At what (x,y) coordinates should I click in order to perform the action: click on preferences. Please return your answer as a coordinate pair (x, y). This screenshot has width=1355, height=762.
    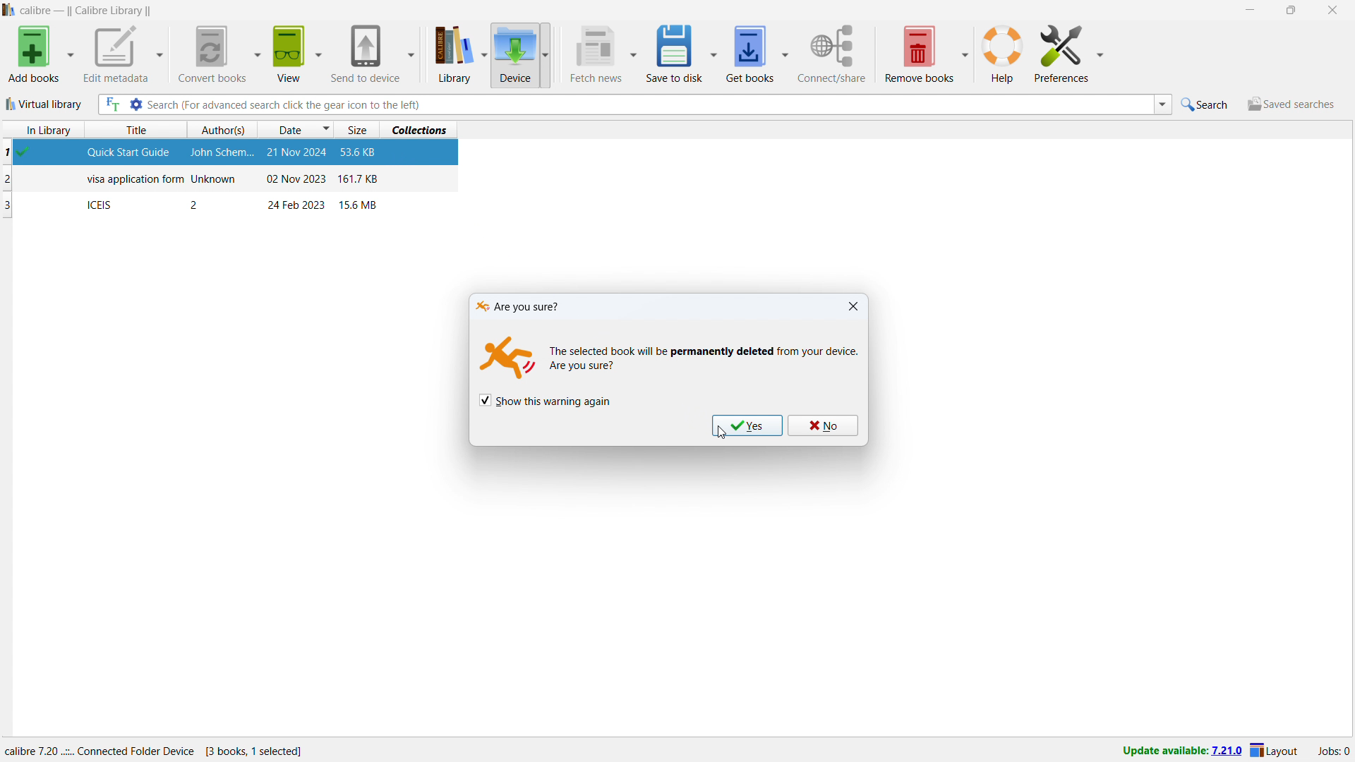
    Looking at the image, I should click on (1061, 52).